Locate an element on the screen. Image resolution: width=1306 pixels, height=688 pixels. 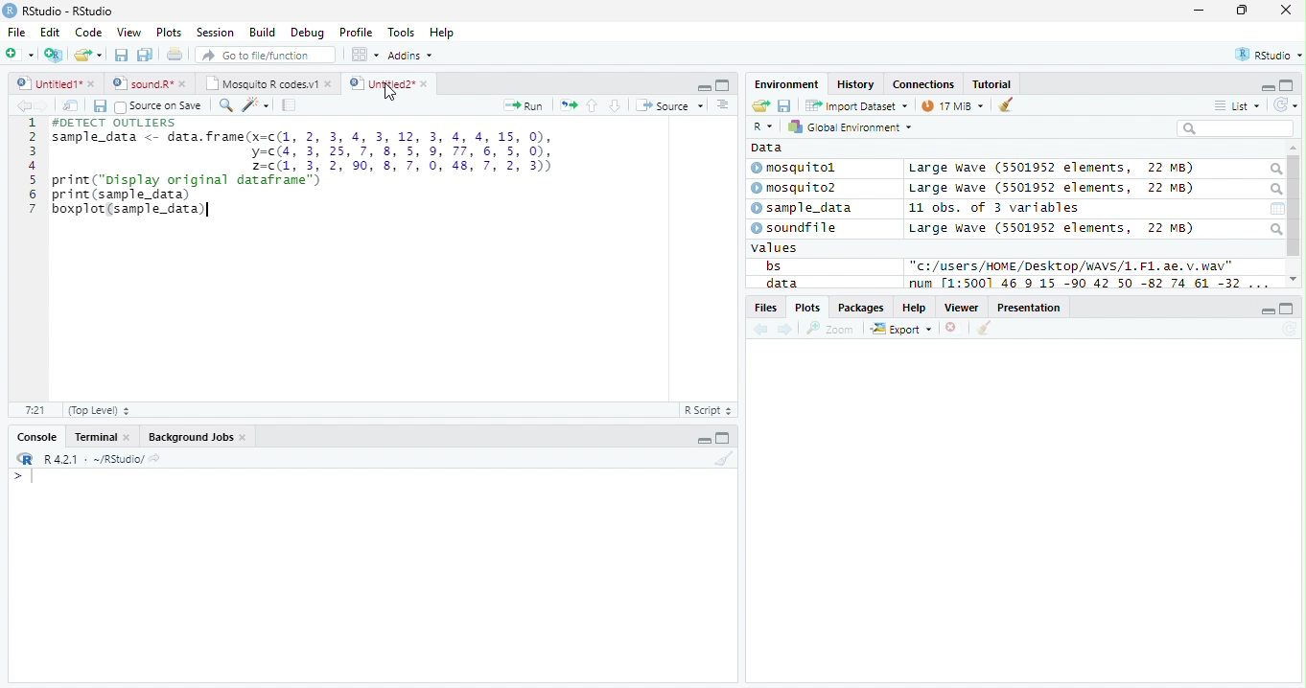
Save all the open documents is located at coordinates (145, 56).